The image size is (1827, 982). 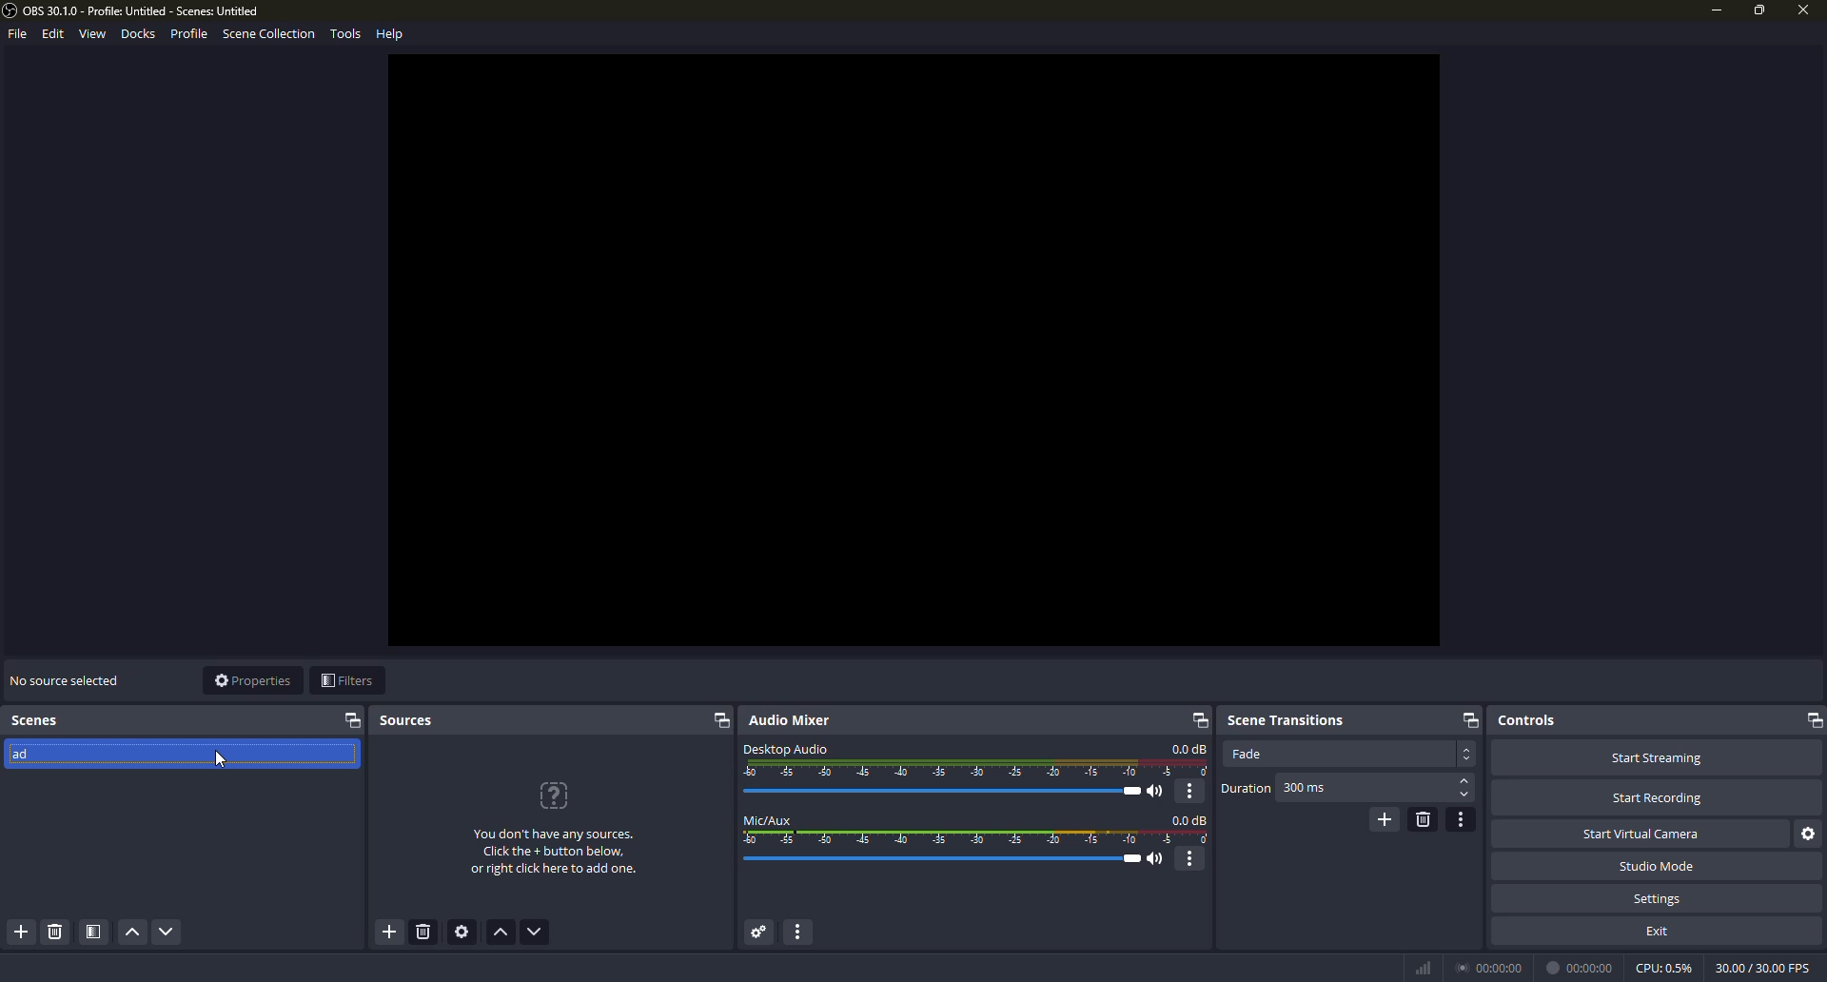 I want to click on duration, so click(x=1246, y=789).